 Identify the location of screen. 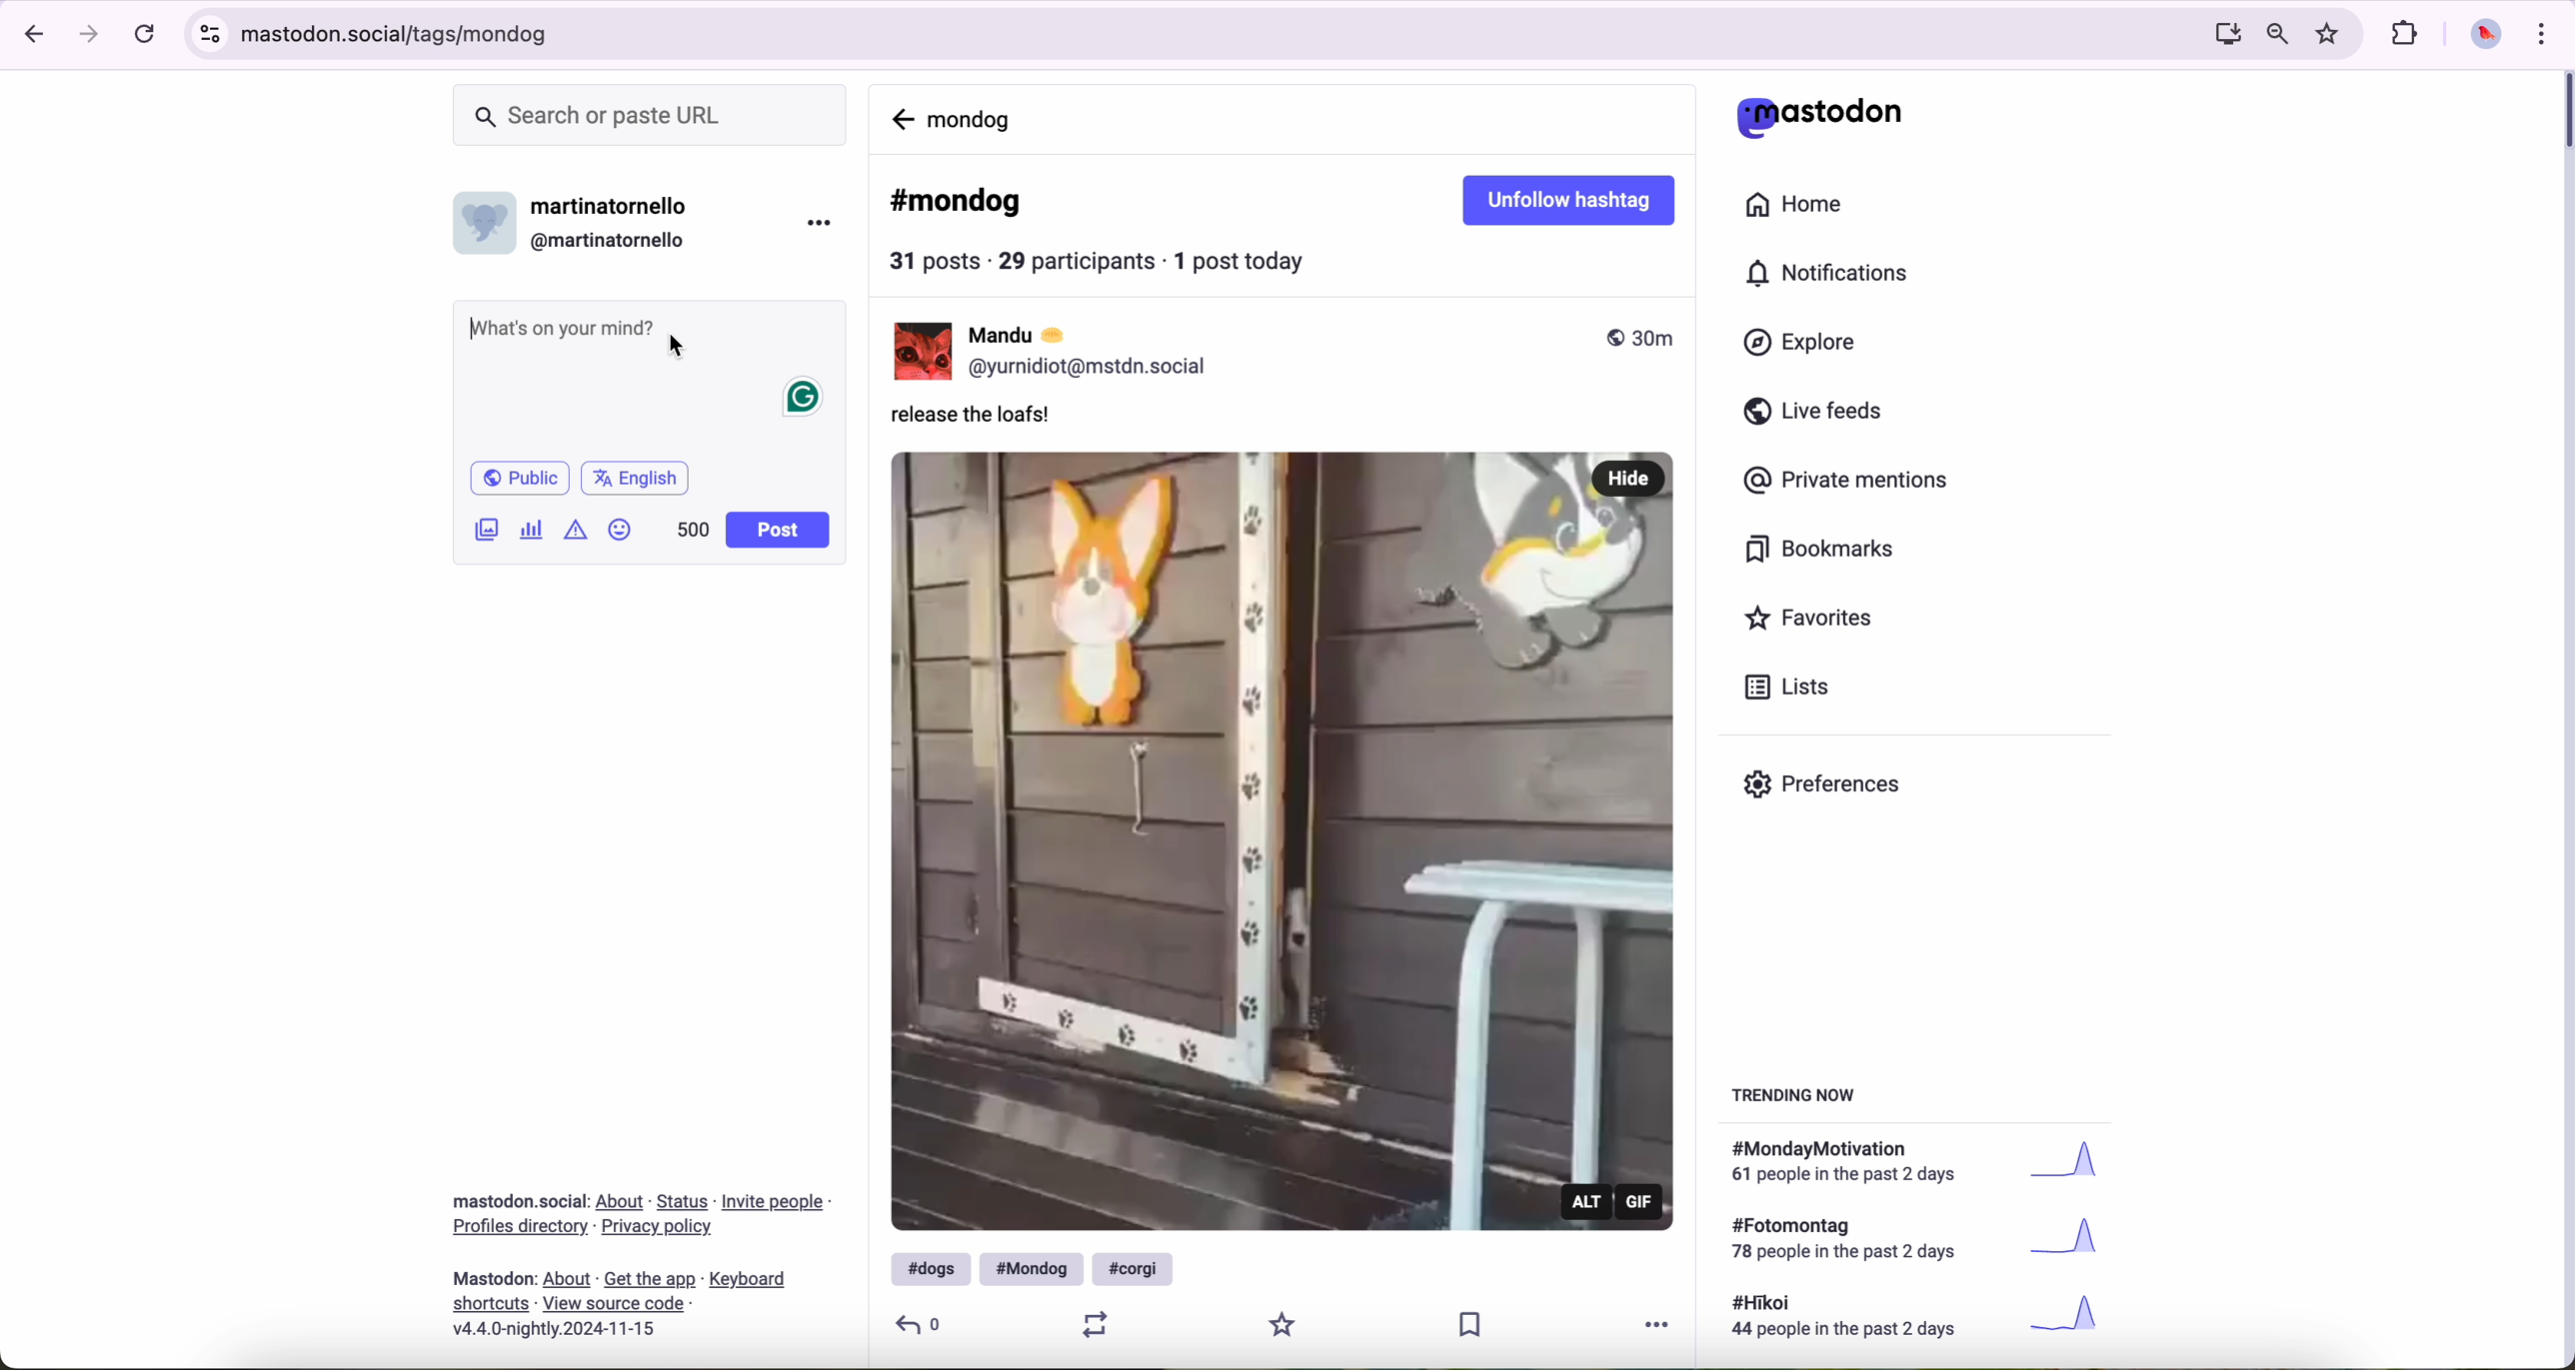
(2222, 35).